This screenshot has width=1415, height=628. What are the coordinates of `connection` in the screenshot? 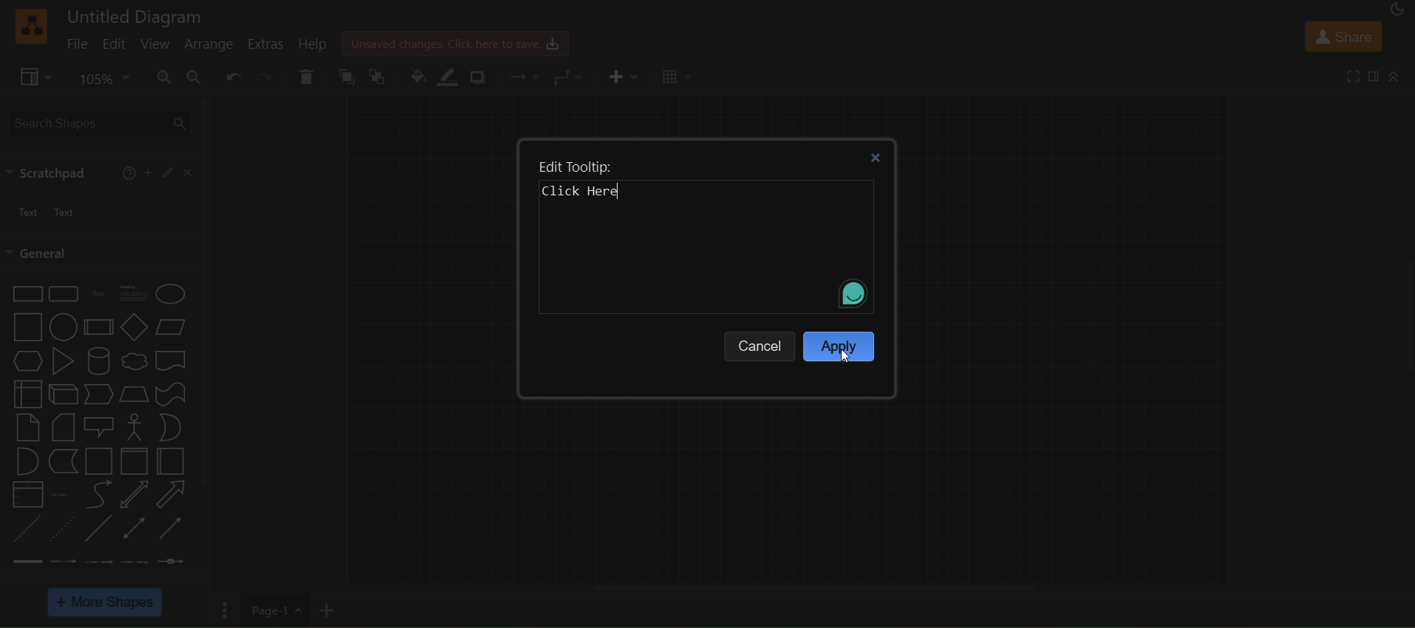 It's located at (525, 77).